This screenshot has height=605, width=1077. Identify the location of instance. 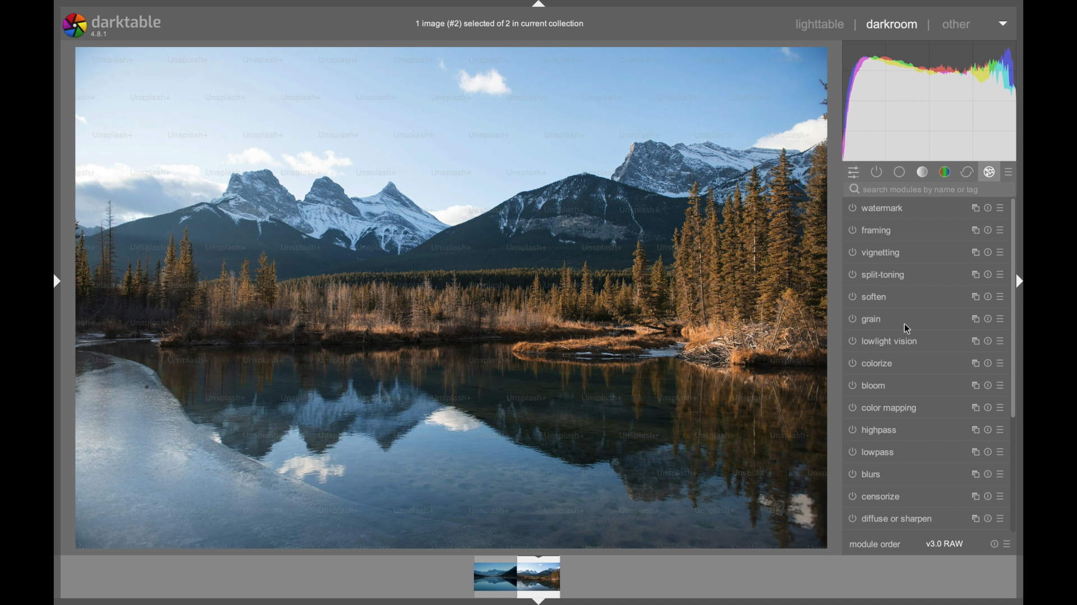
(972, 253).